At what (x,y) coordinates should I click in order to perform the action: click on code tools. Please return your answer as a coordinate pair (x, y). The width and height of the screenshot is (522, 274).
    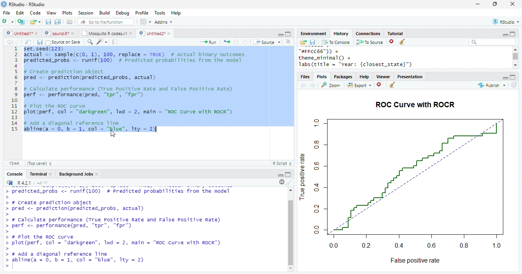
    Looking at the image, I should click on (102, 42).